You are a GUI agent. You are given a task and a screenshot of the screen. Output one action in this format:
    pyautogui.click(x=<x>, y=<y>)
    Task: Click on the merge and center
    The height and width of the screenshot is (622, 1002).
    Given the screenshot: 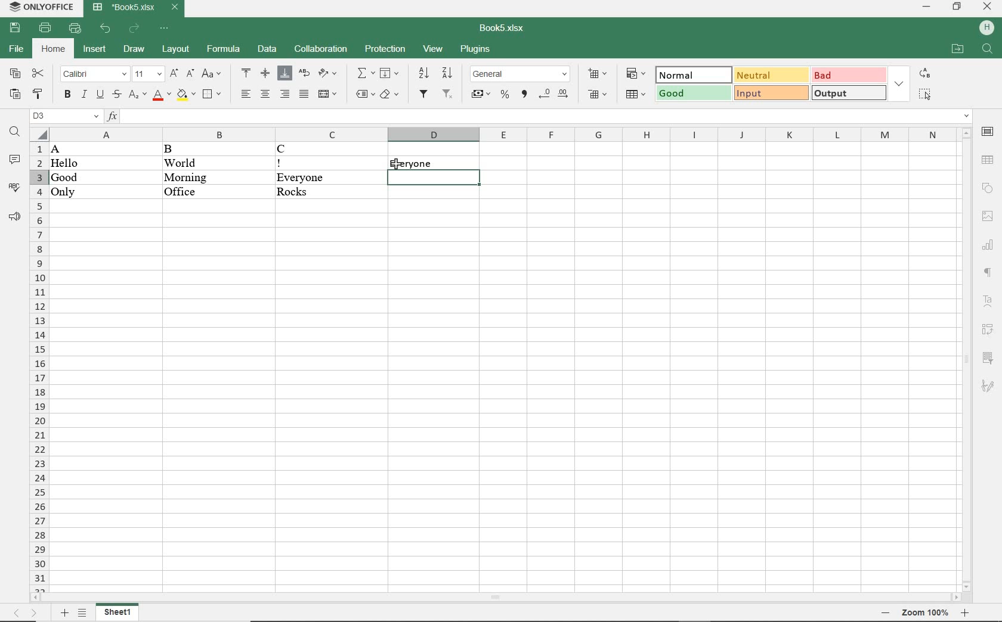 What is the action you would take?
    pyautogui.click(x=327, y=95)
    